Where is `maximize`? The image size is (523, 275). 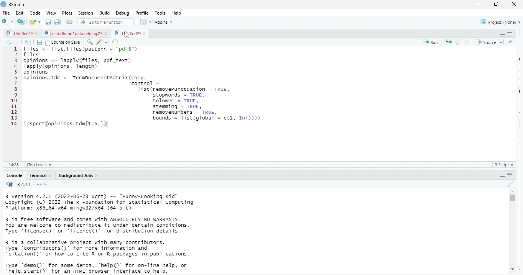
maximize is located at coordinates (497, 5).